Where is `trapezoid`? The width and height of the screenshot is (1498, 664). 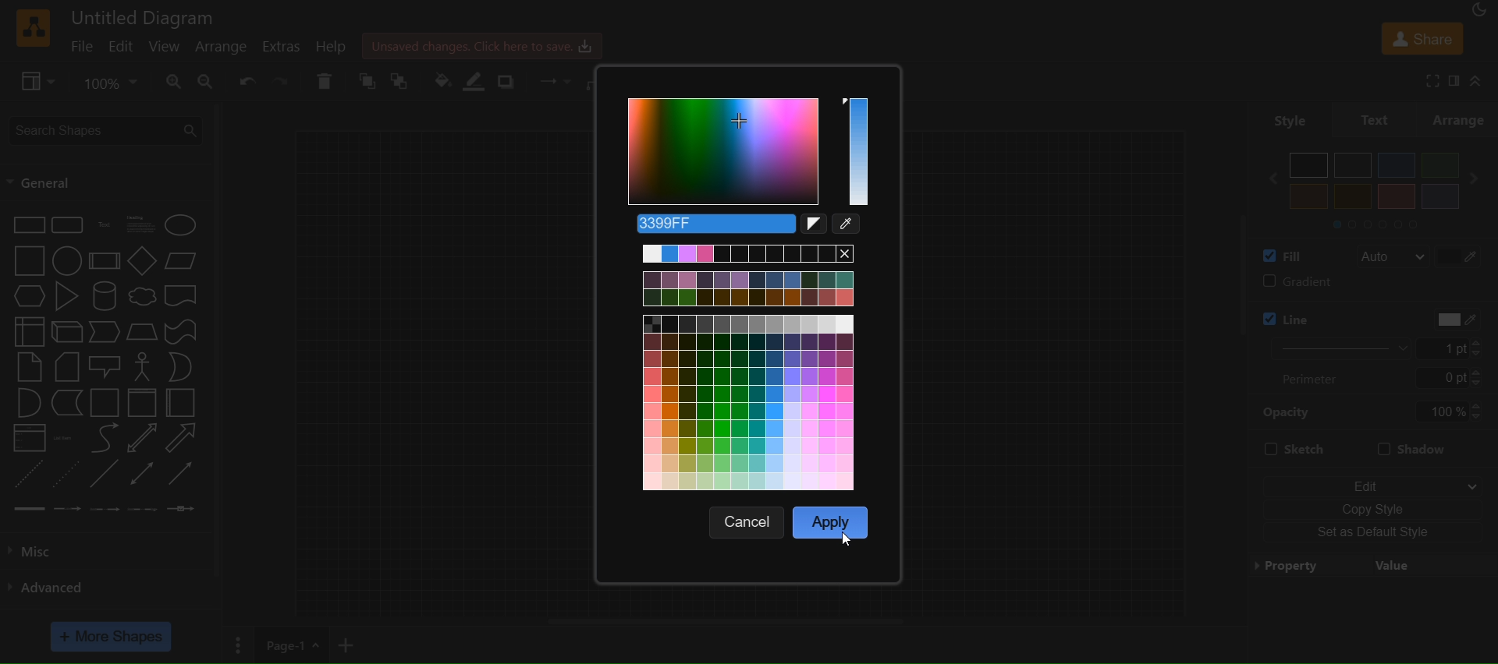 trapezoid is located at coordinates (142, 332).